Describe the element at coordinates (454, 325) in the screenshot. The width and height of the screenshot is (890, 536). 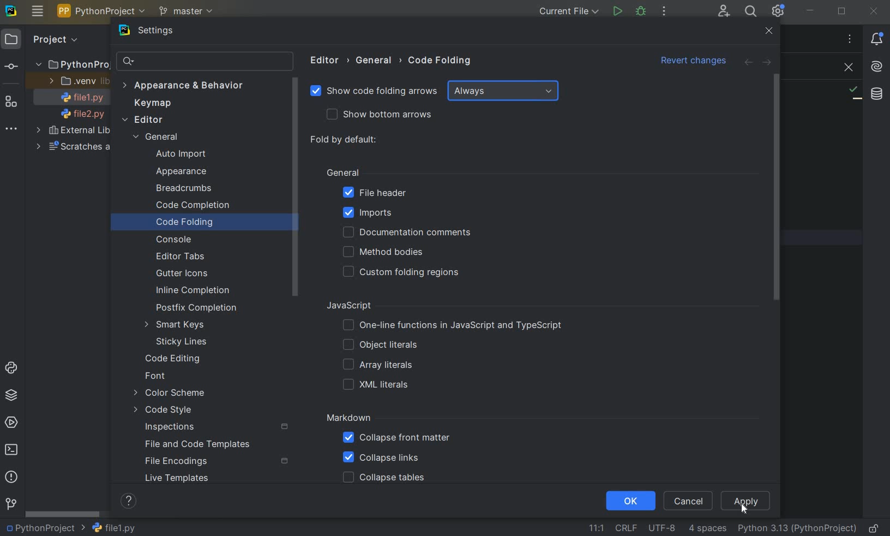
I see `ONE-LINE FUNCTIONS IN JAVASCRIPT AND TYPESCRIPT` at that location.